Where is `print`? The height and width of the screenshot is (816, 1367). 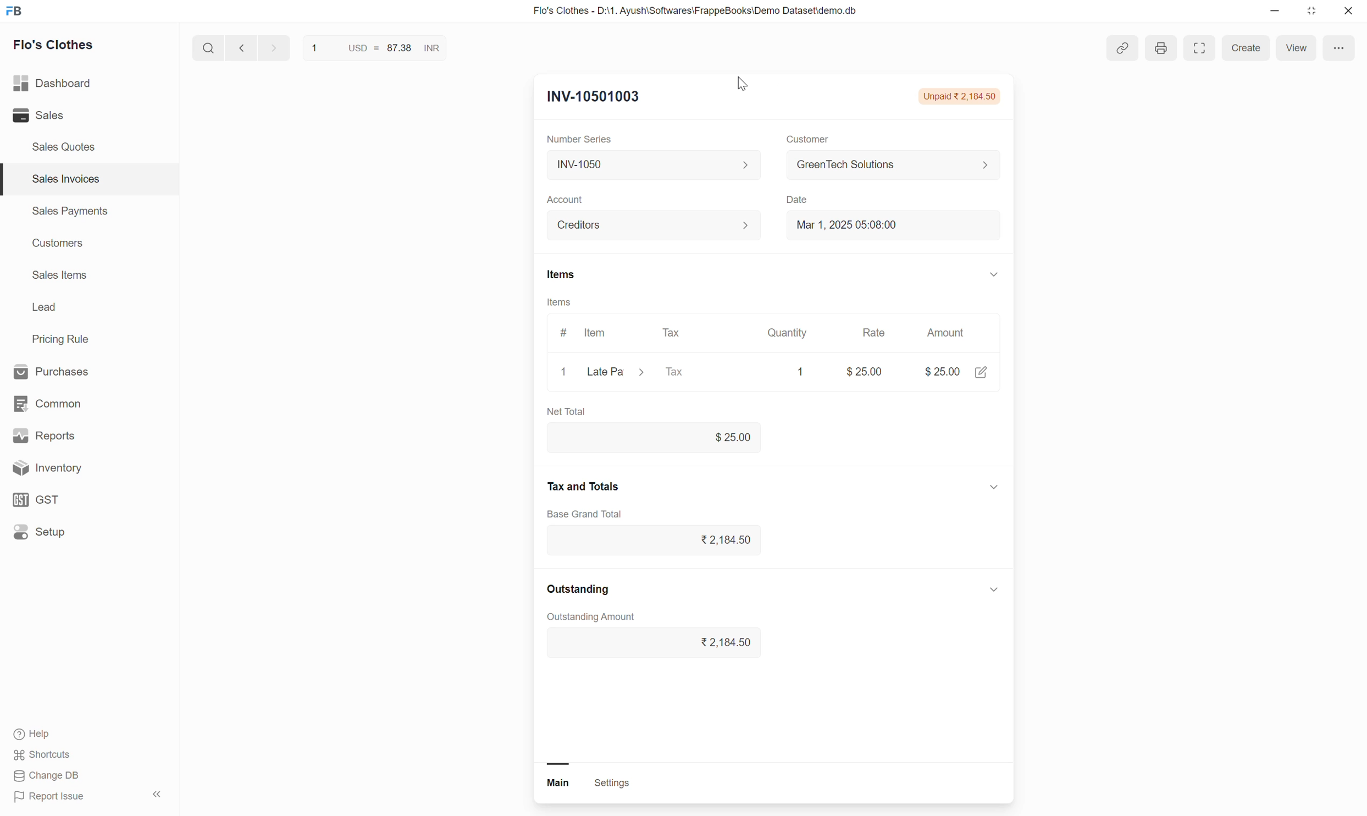 print is located at coordinates (1163, 47).